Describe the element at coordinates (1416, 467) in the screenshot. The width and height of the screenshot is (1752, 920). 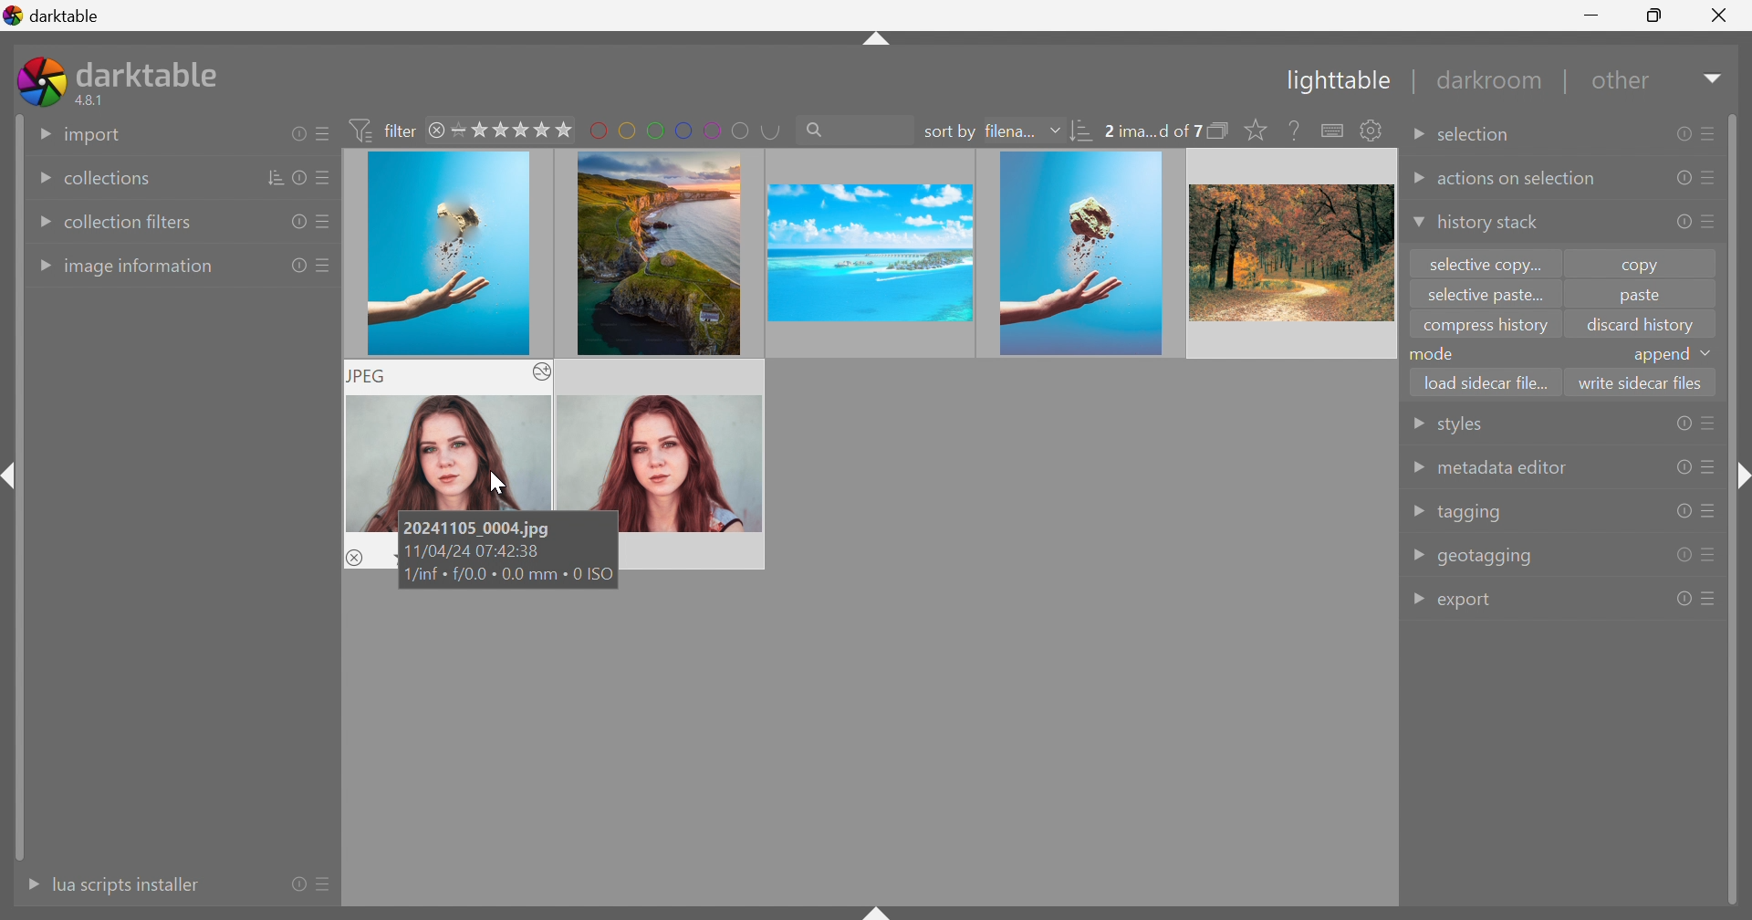
I see `Drop Down` at that location.